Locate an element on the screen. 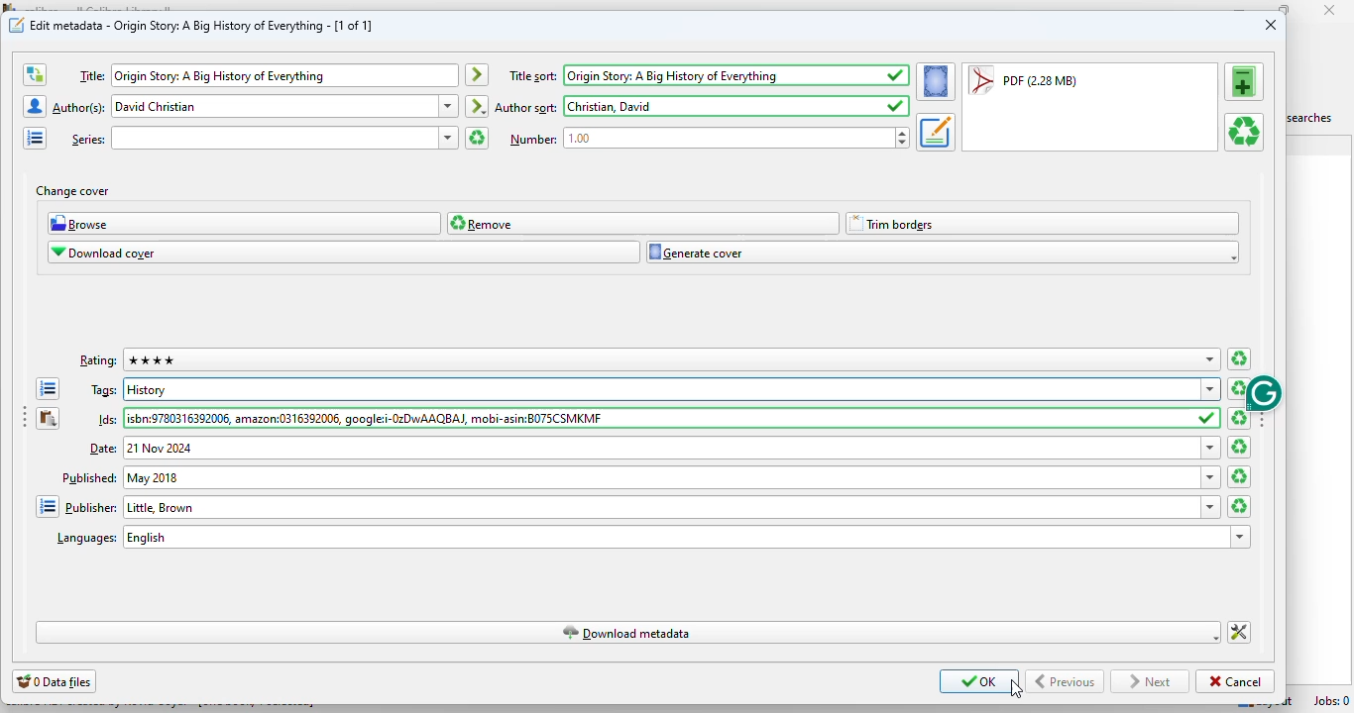 This screenshot has width=1354, height=713. dropdown is located at coordinates (1211, 448).